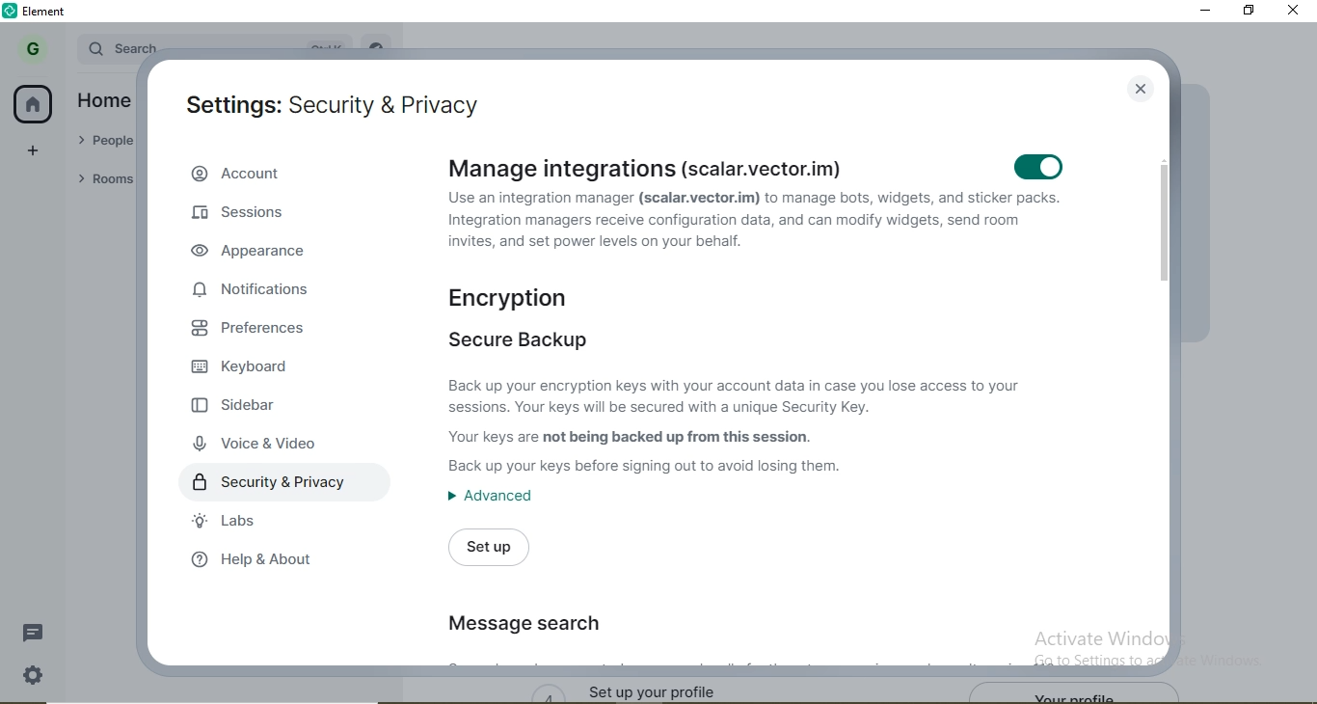 The height and width of the screenshot is (704, 1317). What do you see at coordinates (523, 627) in the screenshot?
I see `message search` at bounding box center [523, 627].